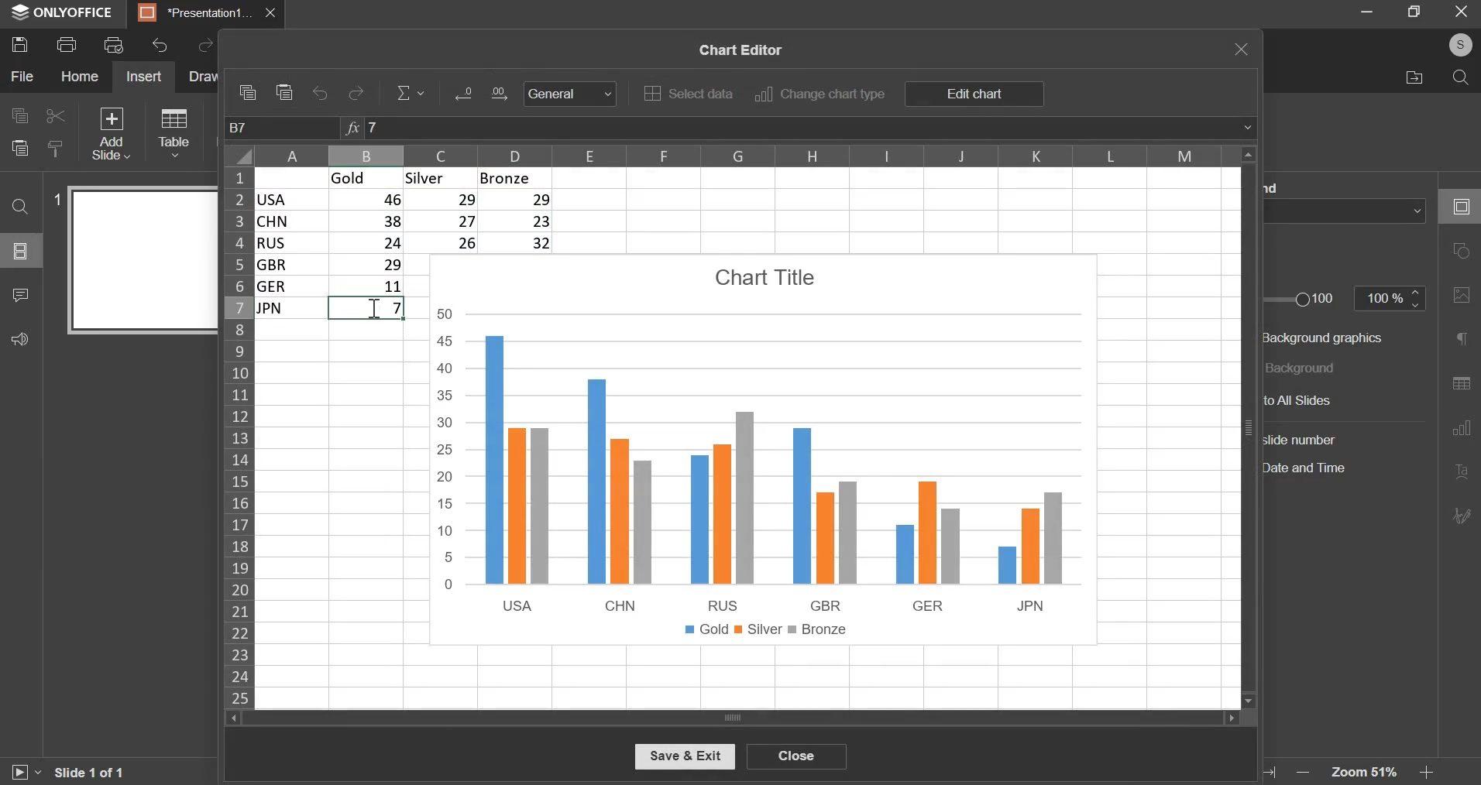 The image size is (1481, 785). I want to click on presentation tab, so click(198, 13).